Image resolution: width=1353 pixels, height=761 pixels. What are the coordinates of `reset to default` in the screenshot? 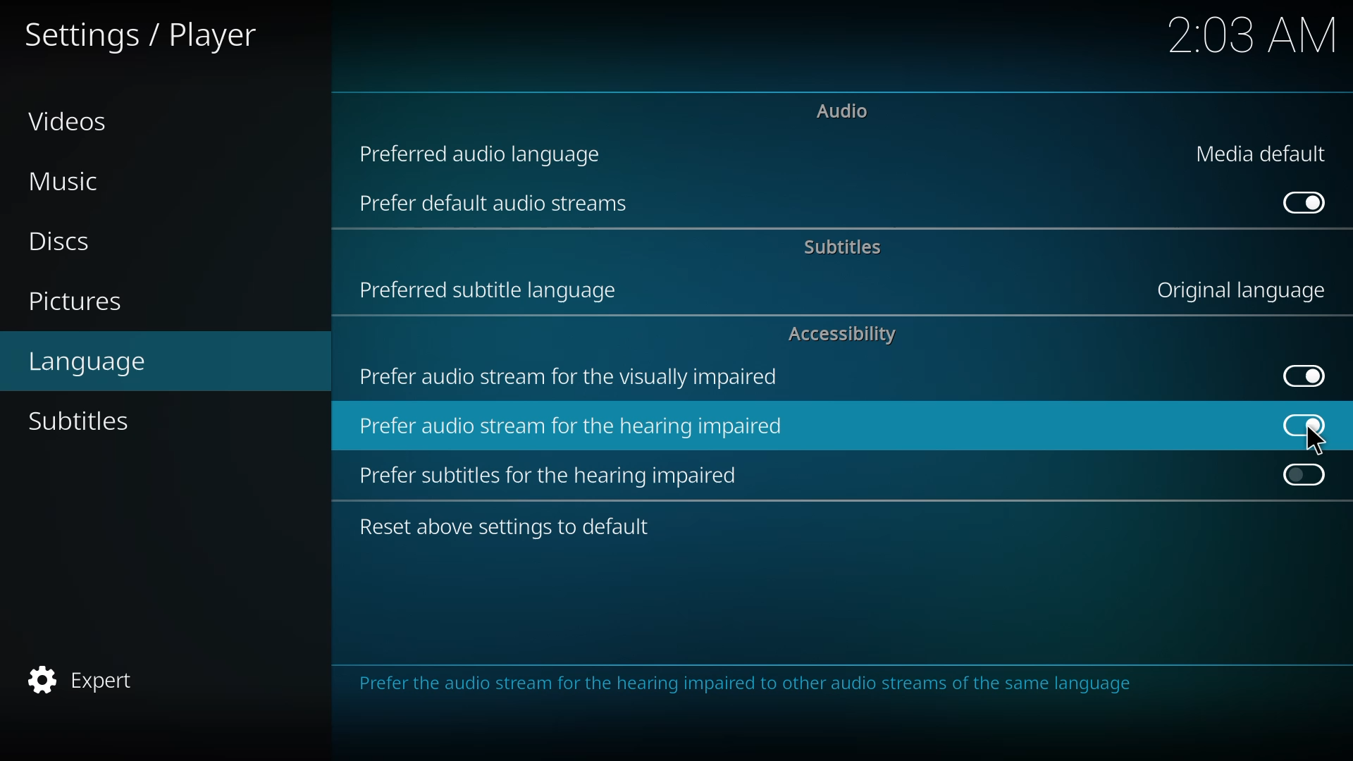 It's located at (507, 524).